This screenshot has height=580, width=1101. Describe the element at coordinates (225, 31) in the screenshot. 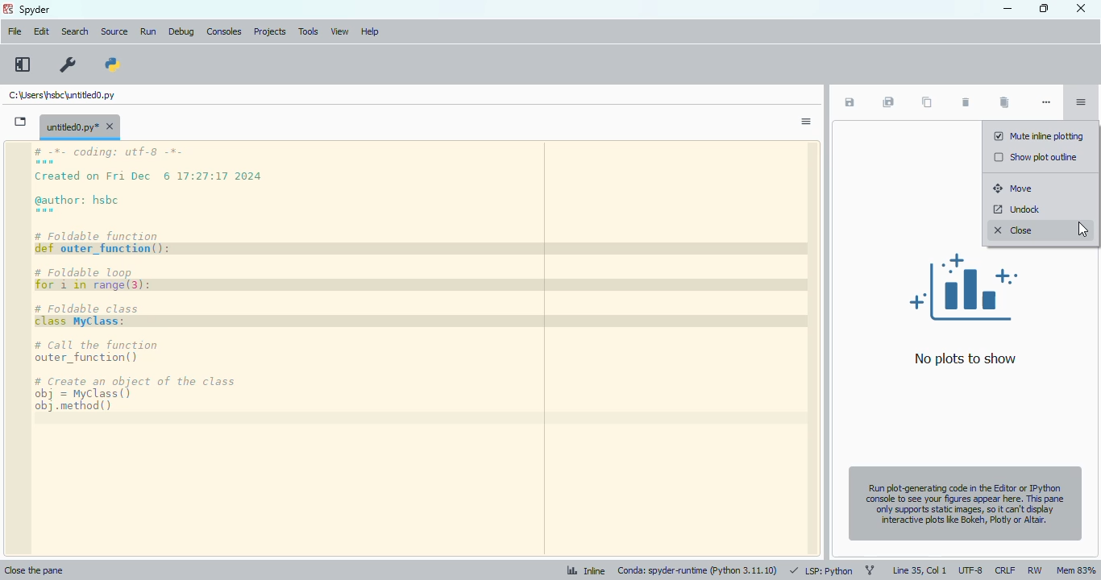

I see `consoles` at that location.